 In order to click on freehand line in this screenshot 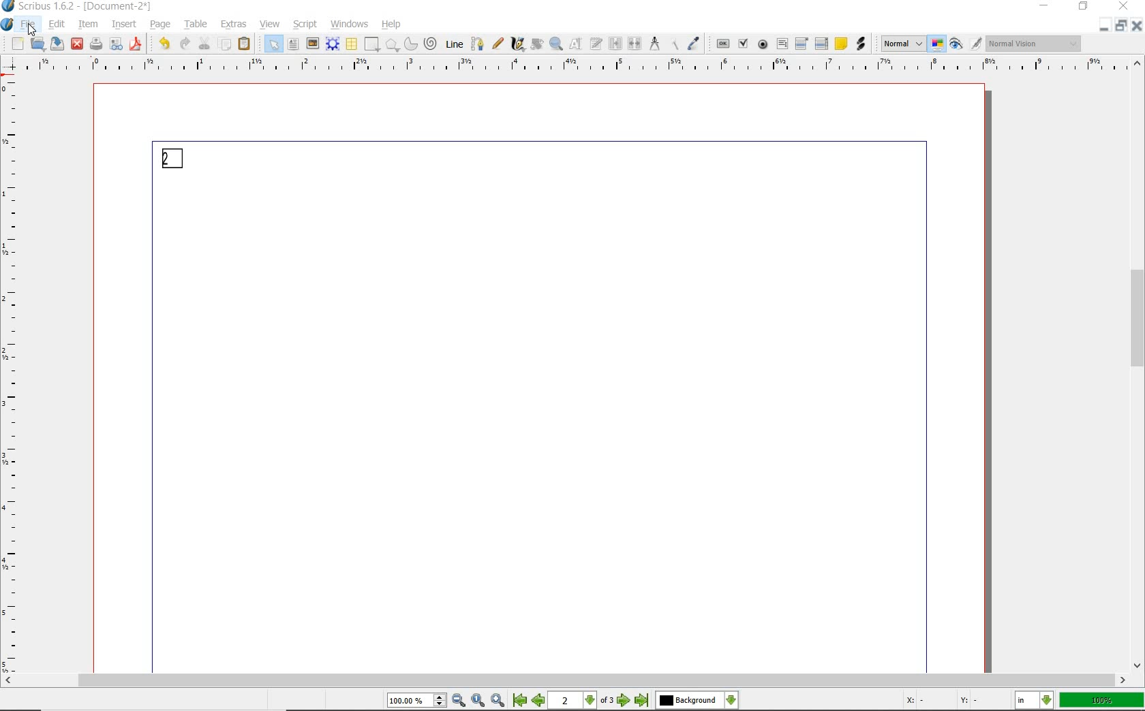, I will do `click(498, 44)`.